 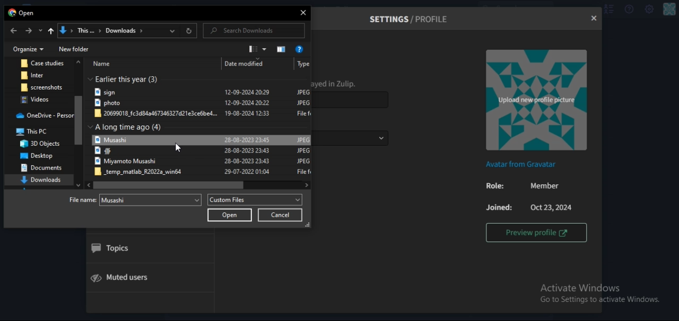 What do you see at coordinates (179, 147) in the screenshot?
I see `cursor` at bounding box center [179, 147].